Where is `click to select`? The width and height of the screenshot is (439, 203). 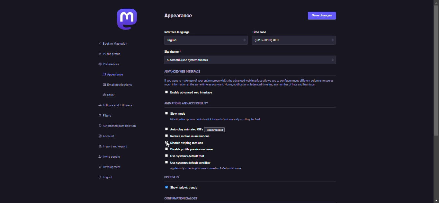
click to select is located at coordinates (166, 128).